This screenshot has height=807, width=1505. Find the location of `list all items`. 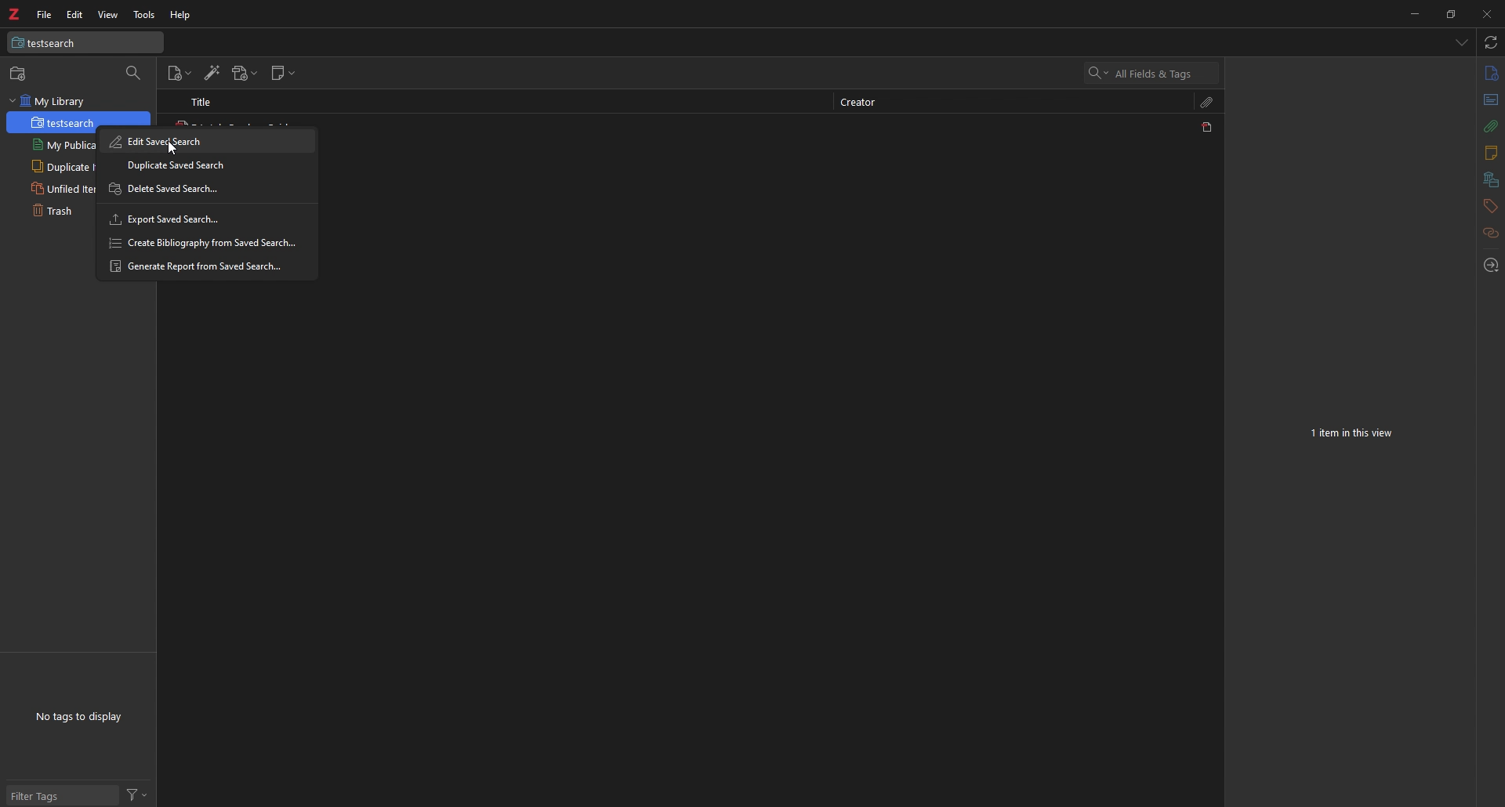

list all items is located at coordinates (1462, 42).